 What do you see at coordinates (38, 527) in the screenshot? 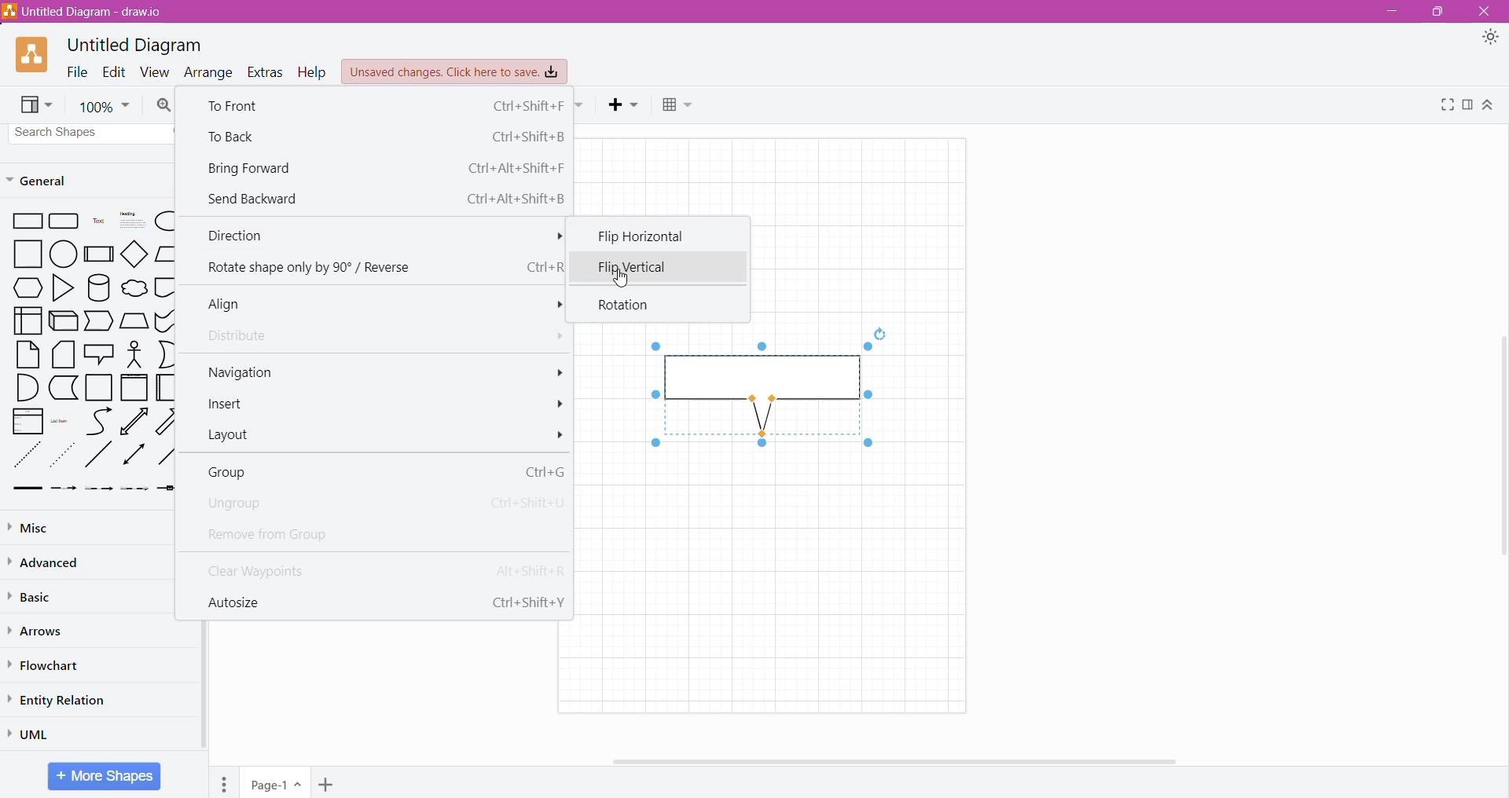
I see `Misc` at bounding box center [38, 527].